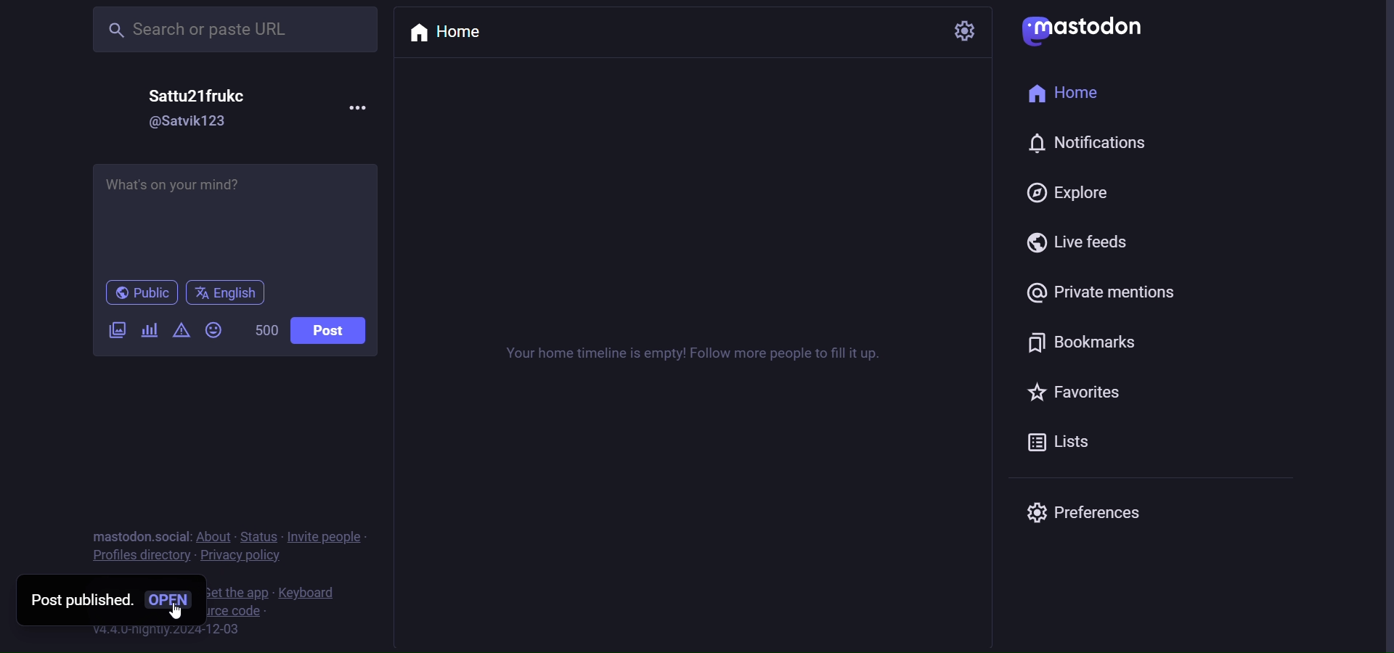 Image resolution: width=1394 pixels, height=653 pixels. I want to click on id, so click(194, 121).